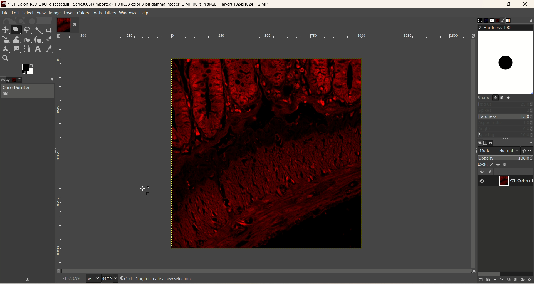 This screenshot has width=534, height=284. What do you see at coordinates (505, 273) in the screenshot?
I see `horizontal scroll bar` at bounding box center [505, 273].